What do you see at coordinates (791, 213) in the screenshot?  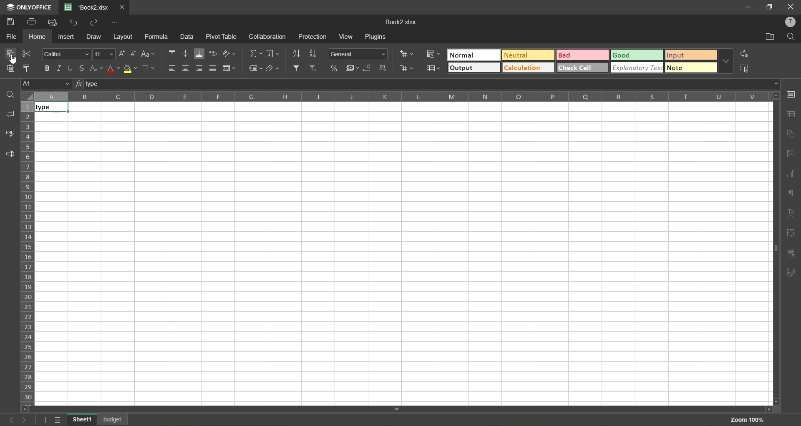 I see `text` at bounding box center [791, 213].